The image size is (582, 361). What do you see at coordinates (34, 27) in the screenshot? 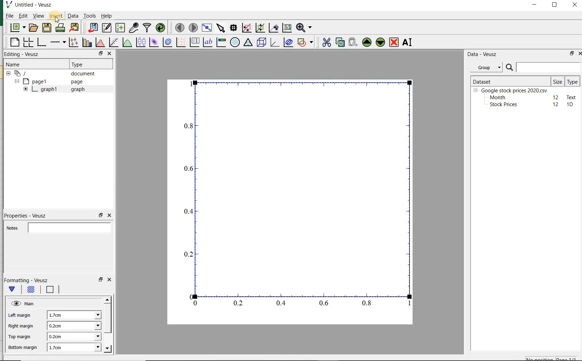
I see `open a document` at bounding box center [34, 27].